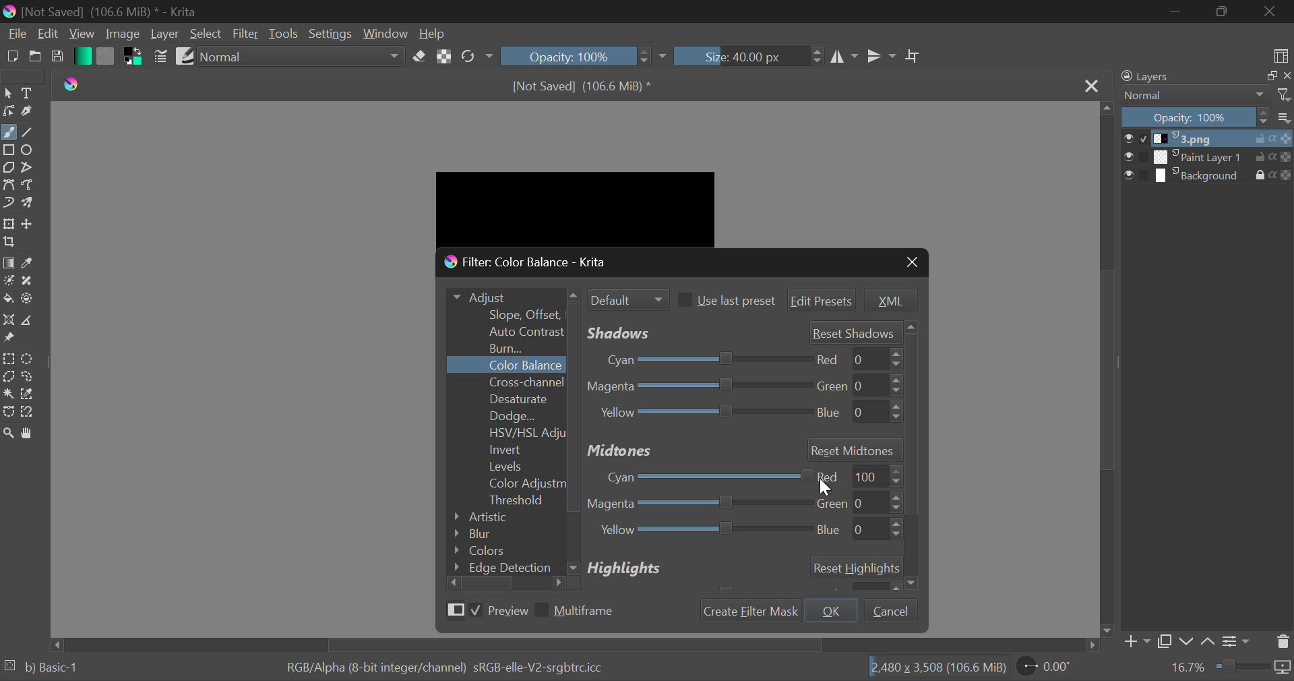  Describe the element at coordinates (855, 359) in the screenshot. I see `red` at that location.